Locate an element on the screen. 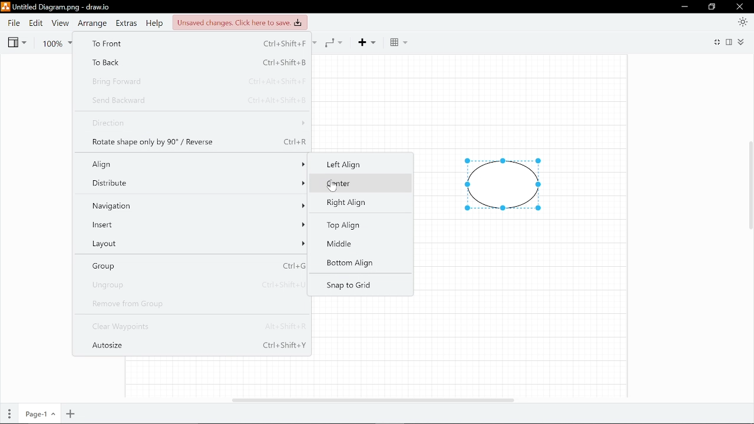 This screenshot has width=754, height=424. Send Backward is located at coordinates (197, 99).